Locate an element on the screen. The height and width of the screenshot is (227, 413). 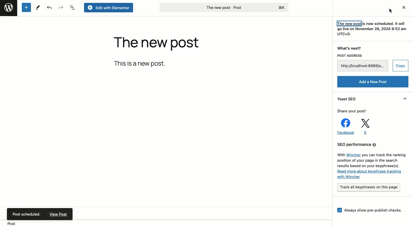
Read more about keyphrase tracking
with Wincher is located at coordinates (371, 175).